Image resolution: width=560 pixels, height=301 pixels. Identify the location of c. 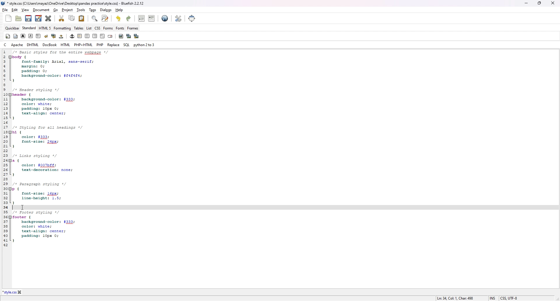
(5, 45).